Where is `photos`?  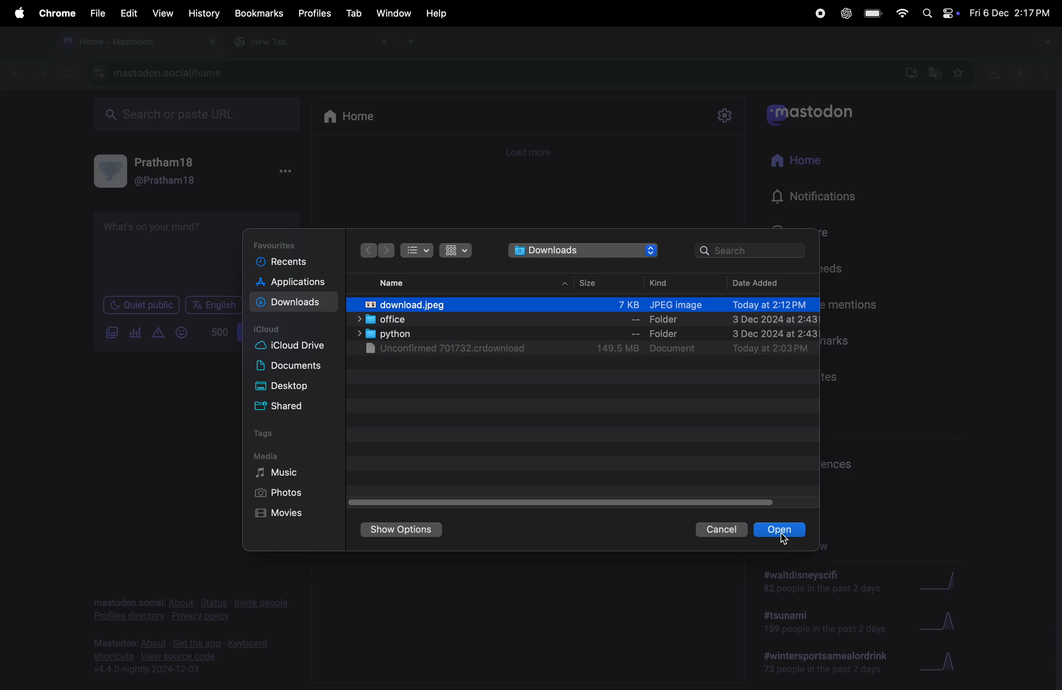 photos is located at coordinates (276, 493).